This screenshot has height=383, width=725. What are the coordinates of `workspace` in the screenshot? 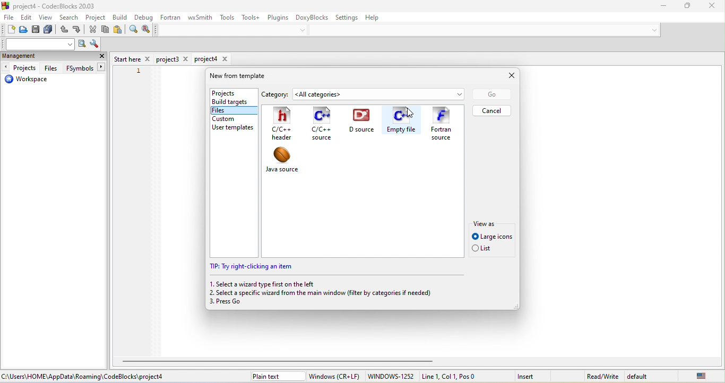 It's located at (27, 81).